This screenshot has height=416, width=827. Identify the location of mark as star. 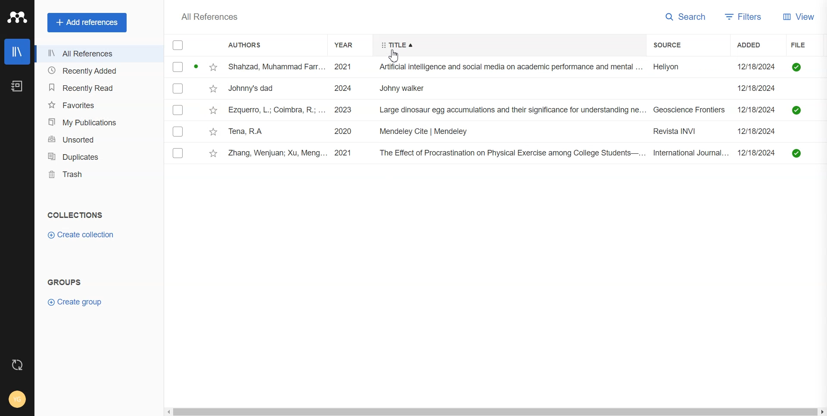
(212, 131).